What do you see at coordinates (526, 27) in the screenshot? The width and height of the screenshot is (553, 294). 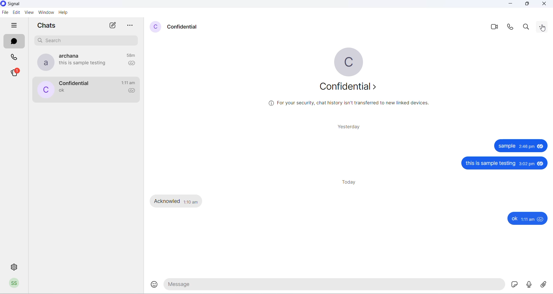 I see `search in chat` at bounding box center [526, 27].